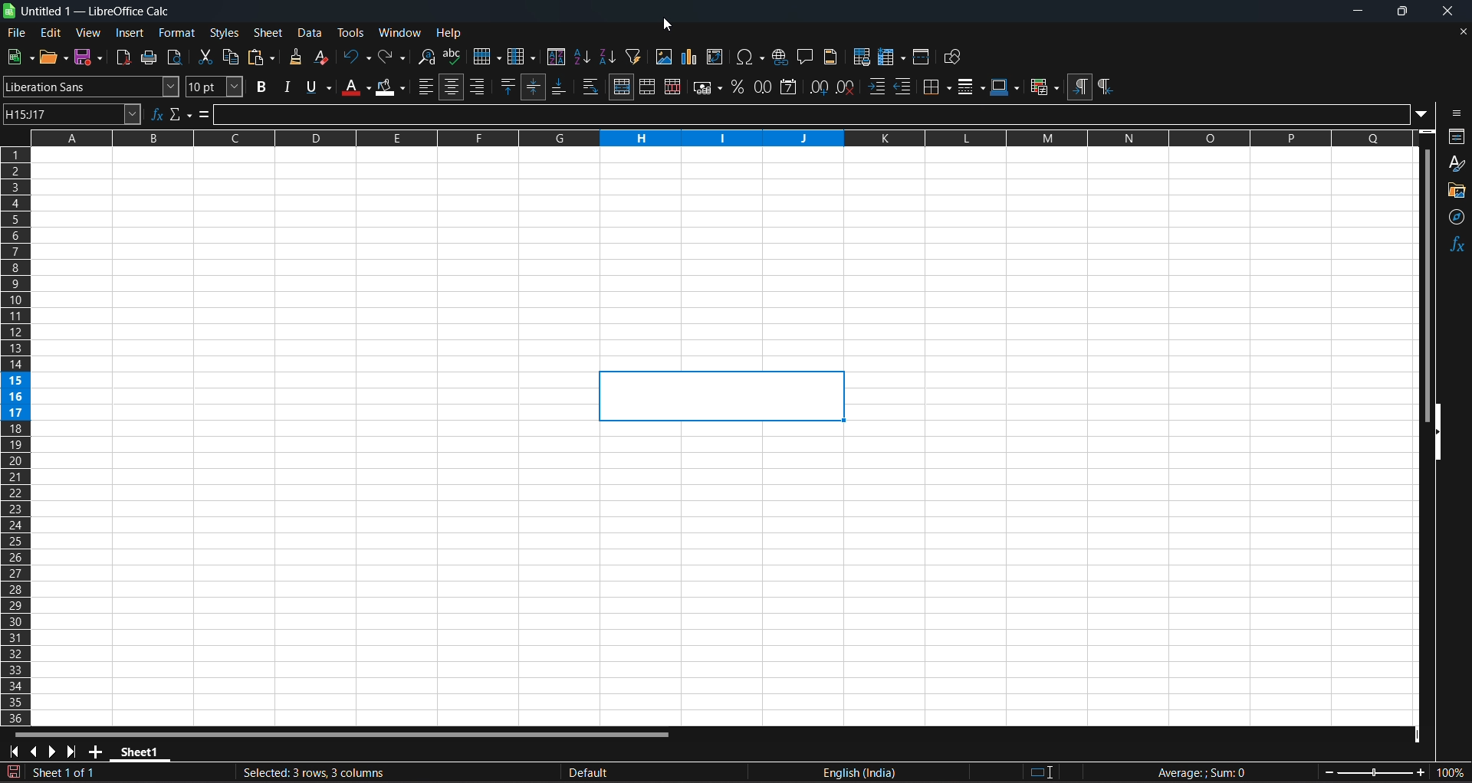  Describe the element at coordinates (564, 87) in the screenshot. I see `align bottom` at that location.